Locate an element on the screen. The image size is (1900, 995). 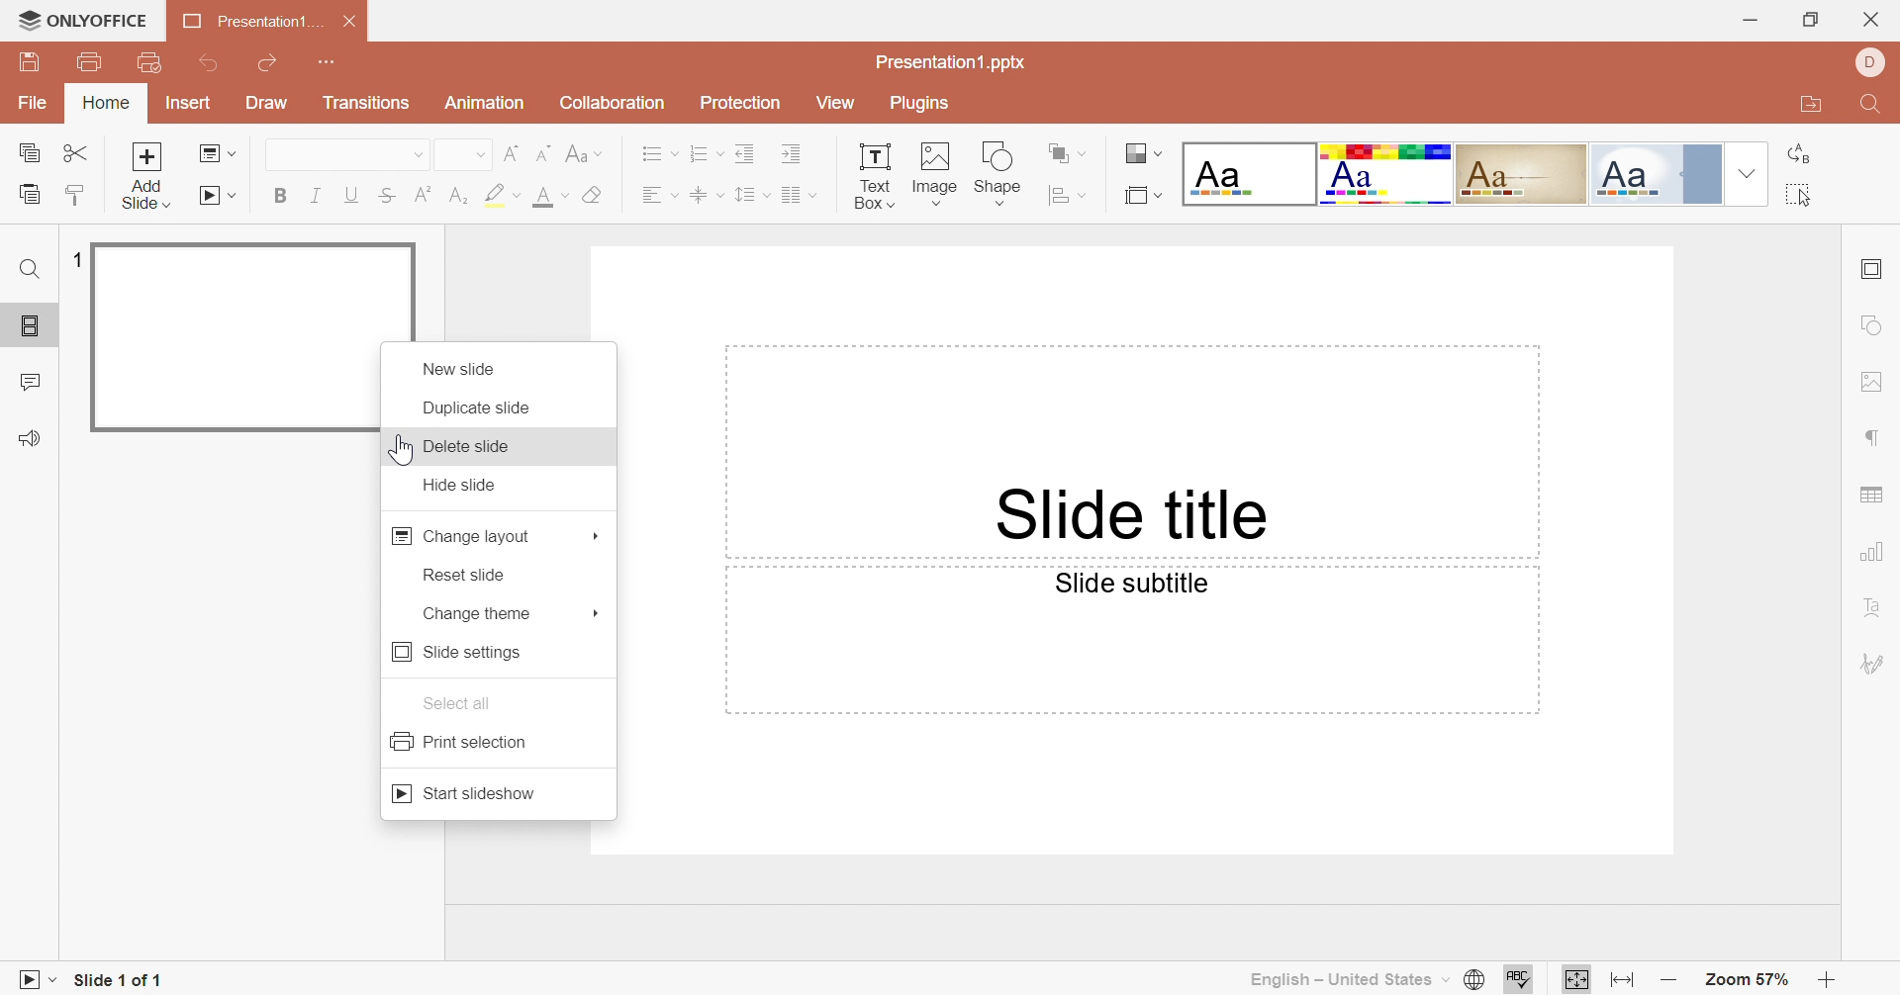
Change layout is located at coordinates (460, 535).